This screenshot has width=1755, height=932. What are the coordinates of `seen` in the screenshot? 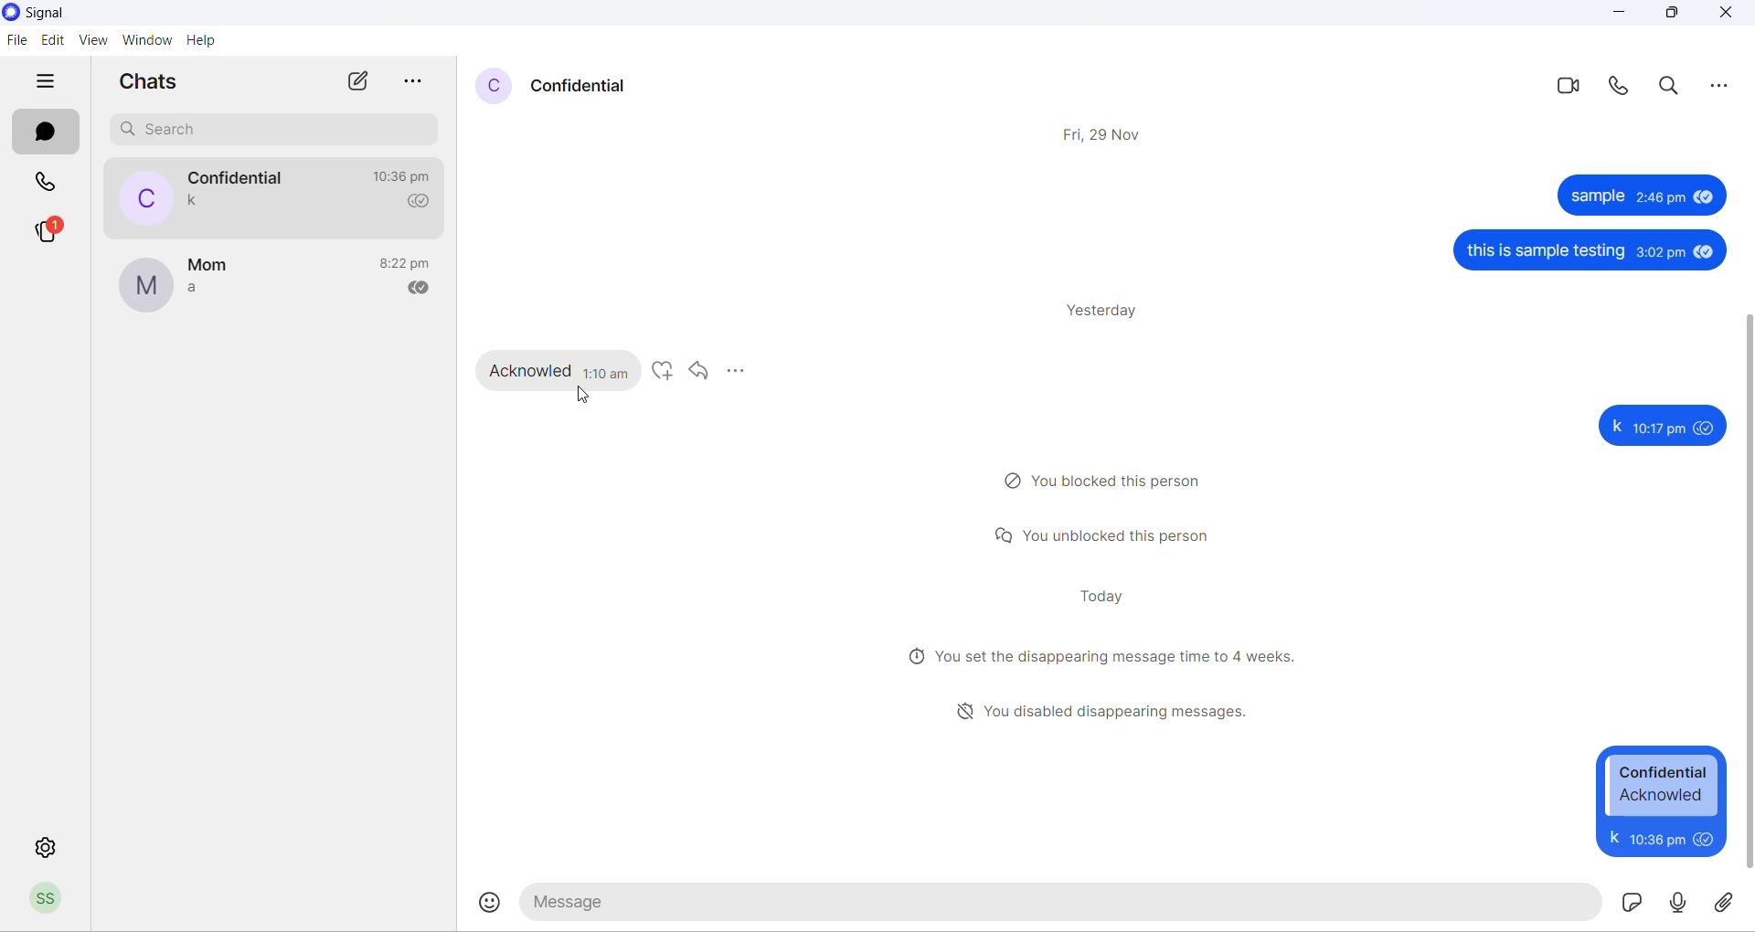 It's located at (1707, 427).